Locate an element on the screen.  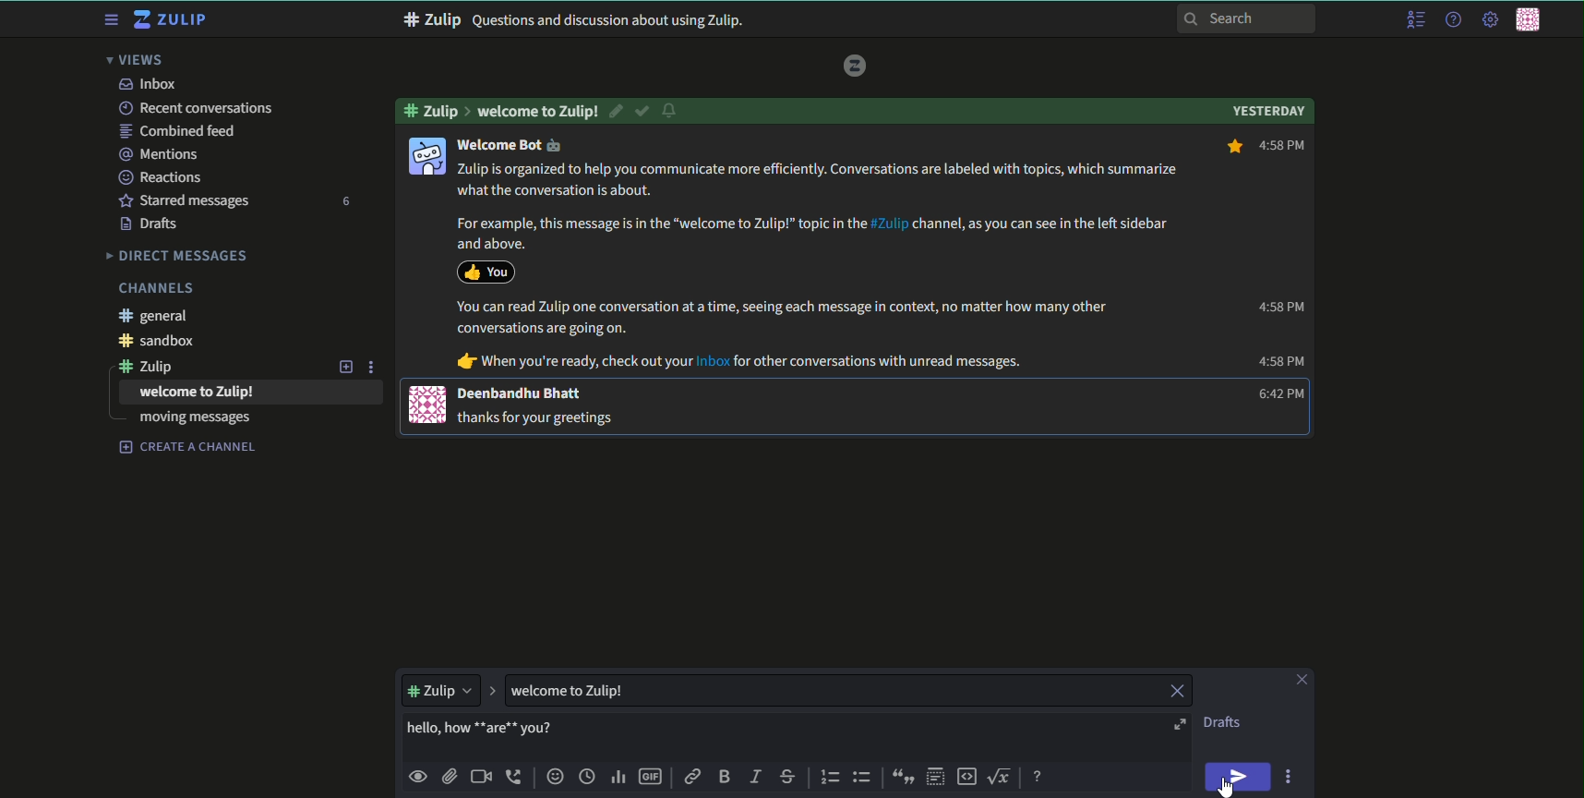
message formatting is located at coordinates (1039, 774).